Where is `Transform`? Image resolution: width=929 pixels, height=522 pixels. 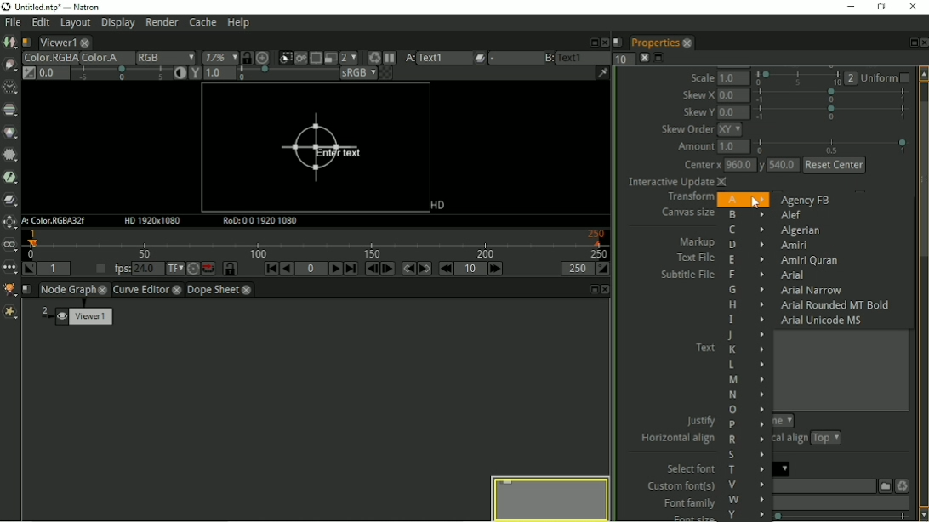 Transform is located at coordinates (687, 198).